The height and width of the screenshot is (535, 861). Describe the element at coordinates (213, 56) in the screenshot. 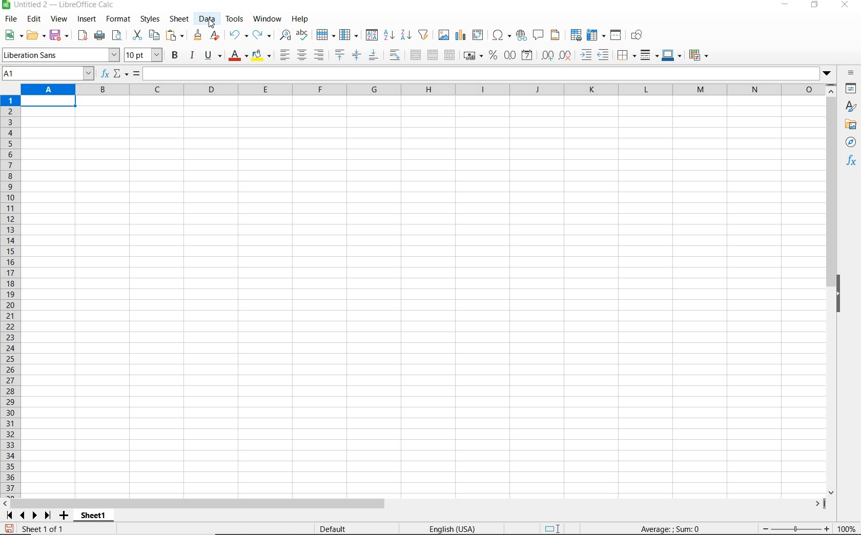

I see `underline` at that location.